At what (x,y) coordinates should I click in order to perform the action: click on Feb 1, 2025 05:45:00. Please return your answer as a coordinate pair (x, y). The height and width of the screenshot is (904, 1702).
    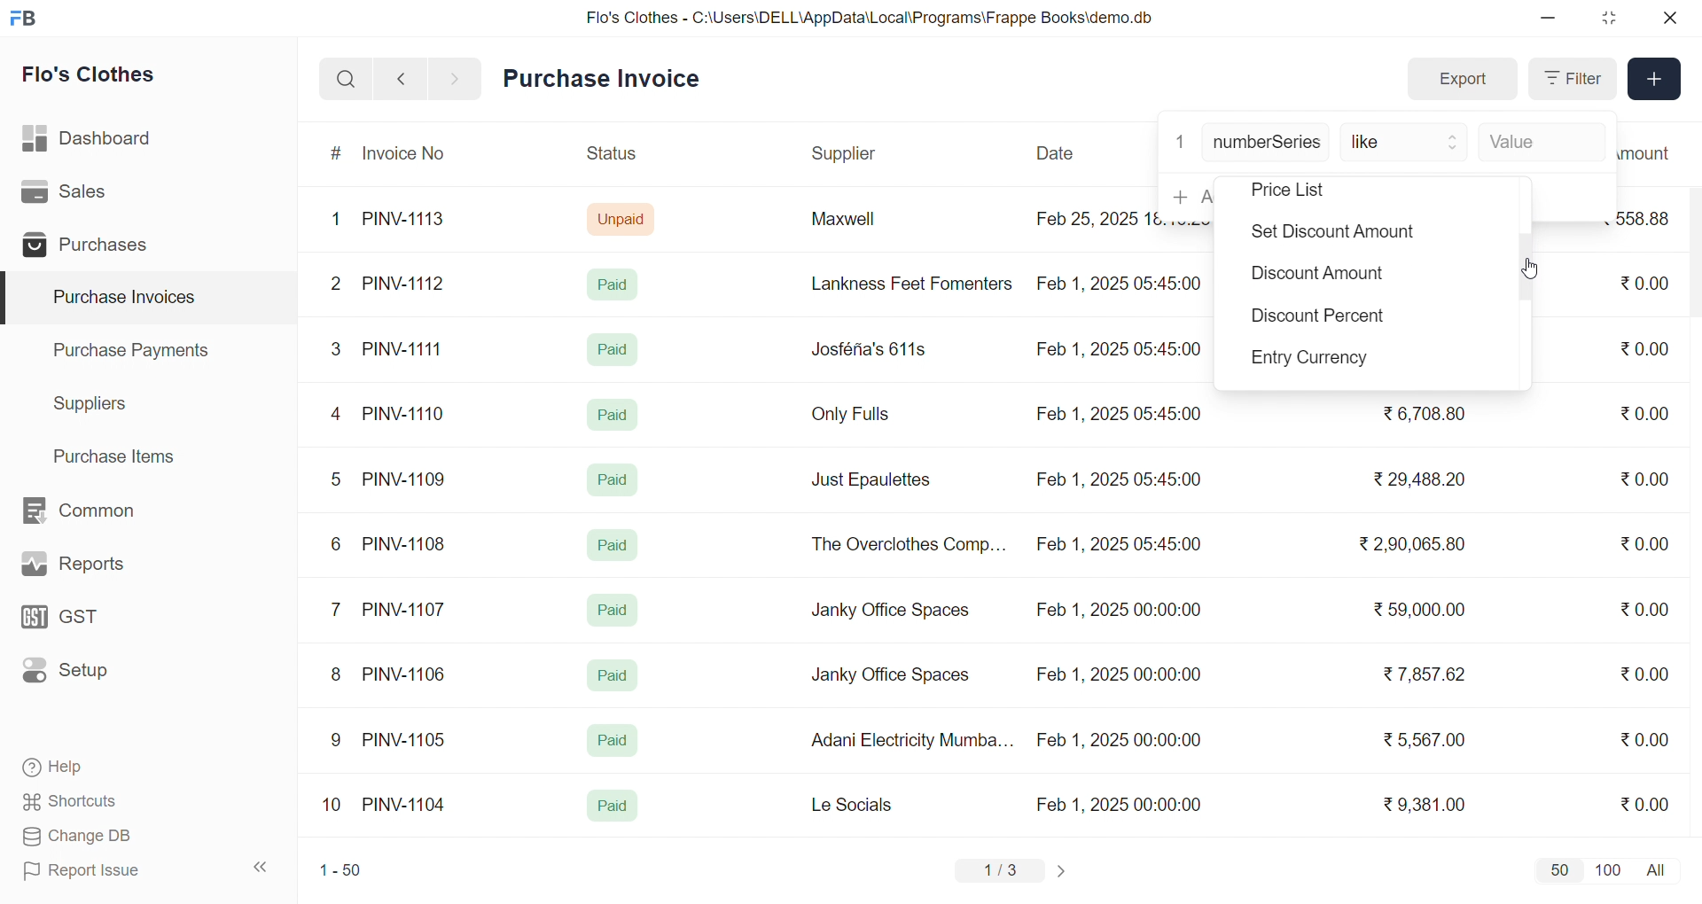
    Looking at the image, I should click on (1123, 282).